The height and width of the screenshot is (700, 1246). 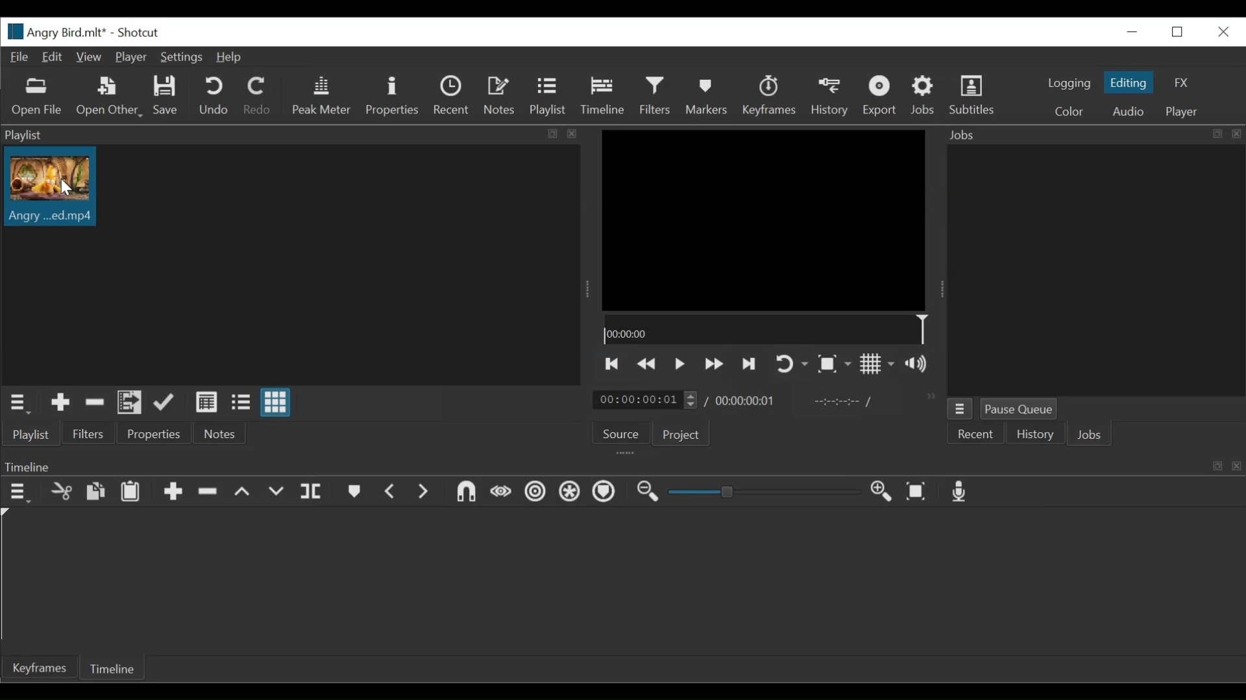 What do you see at coordinates (53, 187) in the screenshot?
I see `Clip` at bounding box center [53, 187].